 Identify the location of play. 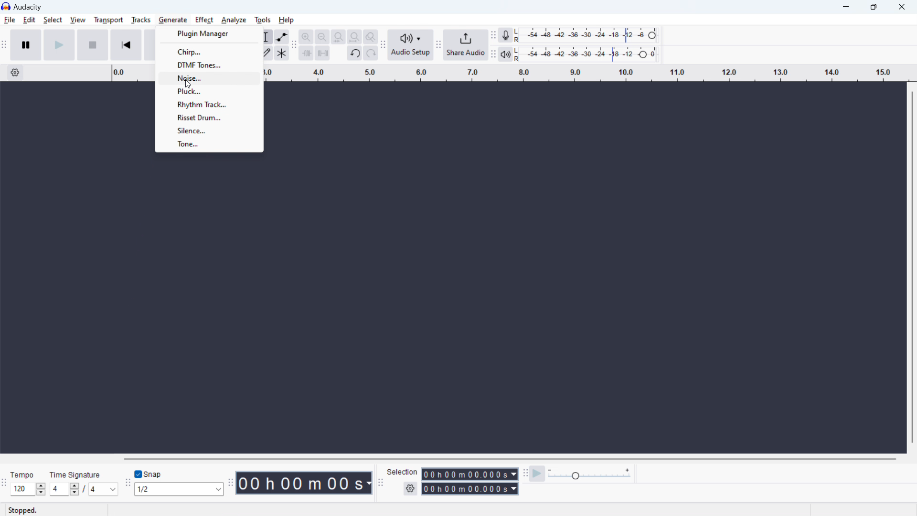
(59, 45).